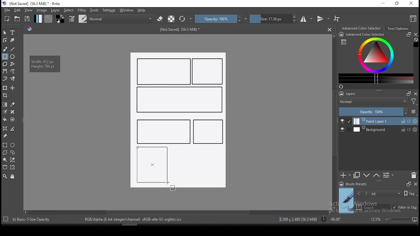 The height and width of the screenshot is (236, 420). Describe the element at coordinates (415, 184) in the screenshot. I see `close docker` at that location.